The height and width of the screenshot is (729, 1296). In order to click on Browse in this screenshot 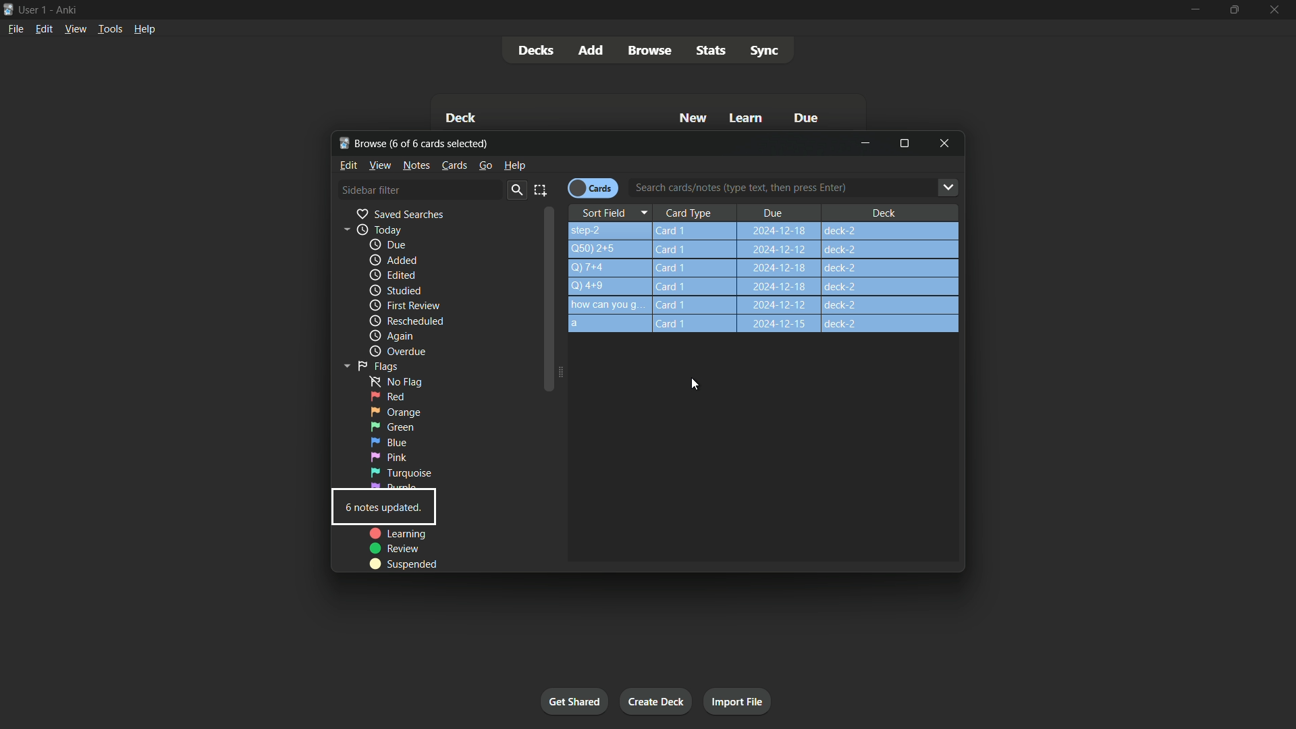, I will do `click(363, 142)`.